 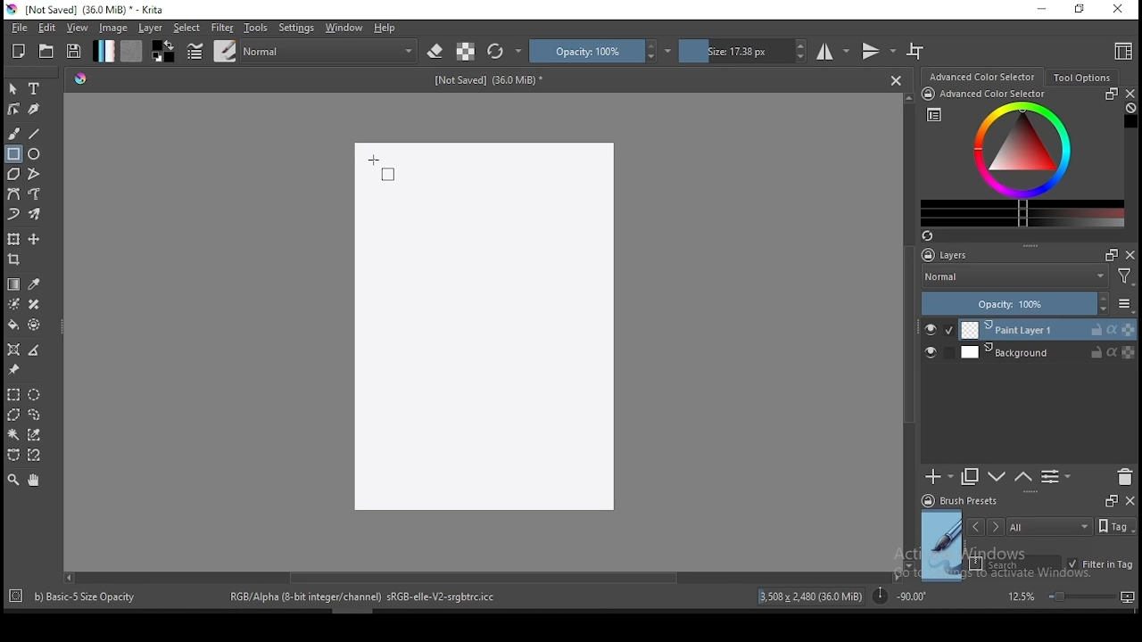 I want to click on bezier curve tool, so click(x=12, y=195).